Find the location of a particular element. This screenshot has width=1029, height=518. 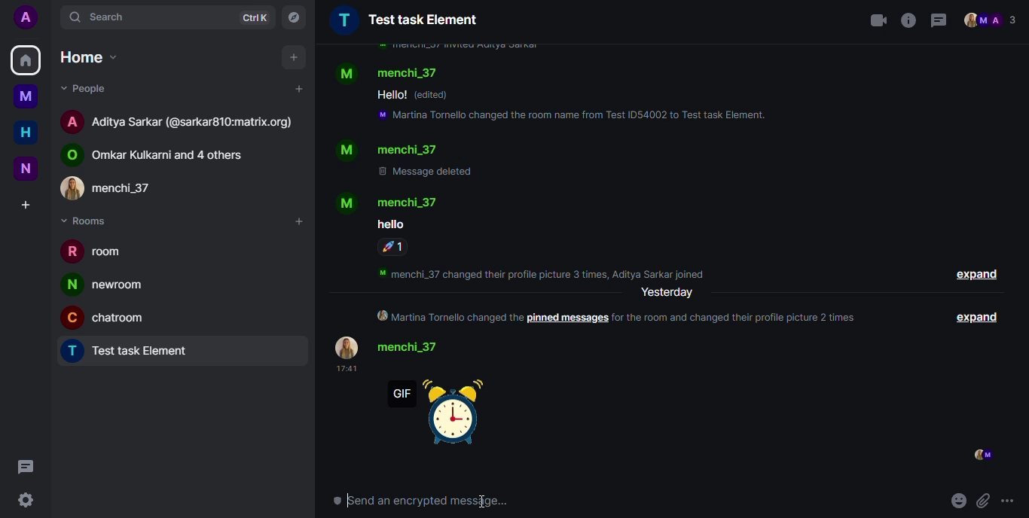

profile is located at coordinates (26, 18).